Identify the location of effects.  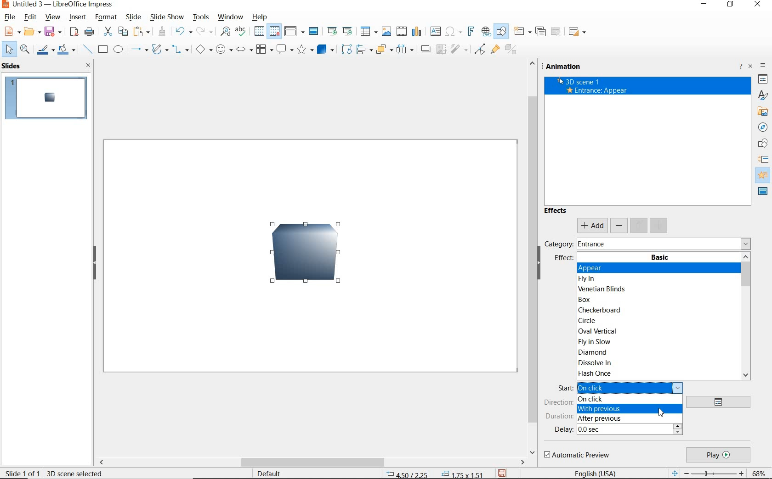
(556, 212).